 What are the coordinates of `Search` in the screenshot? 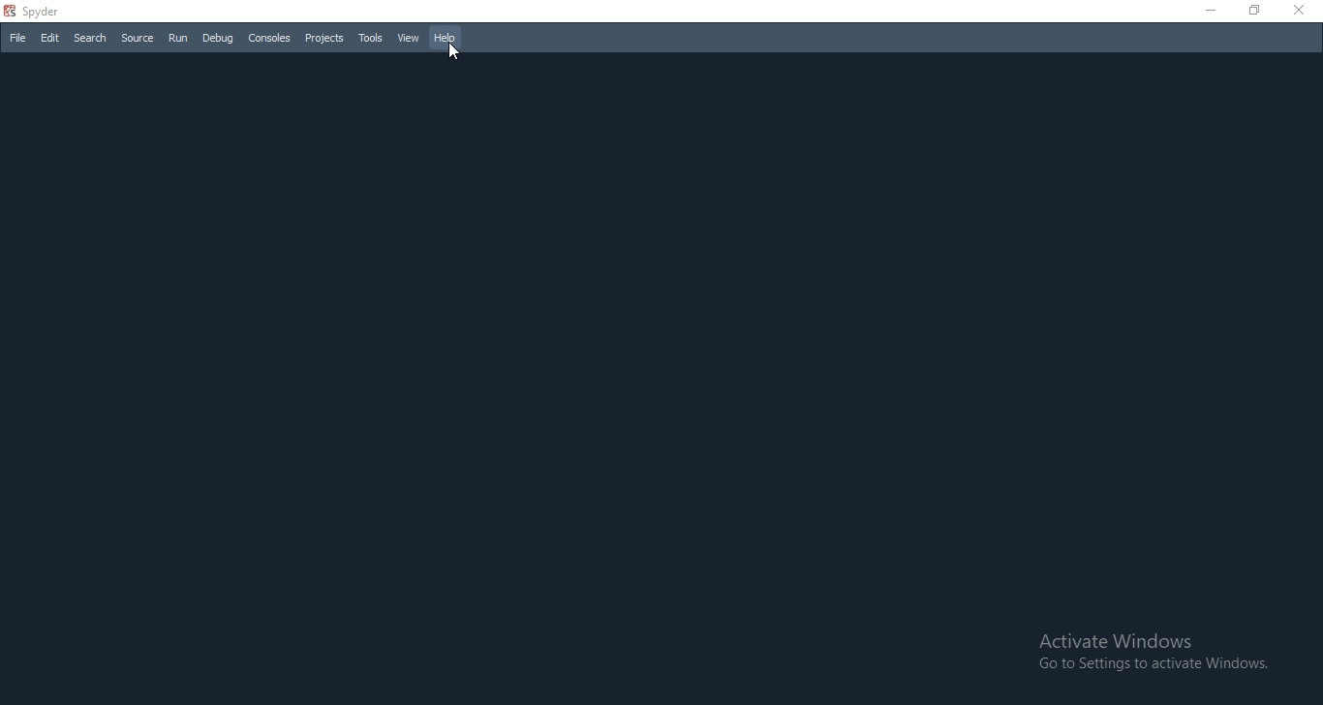 It's located at (90, 40).